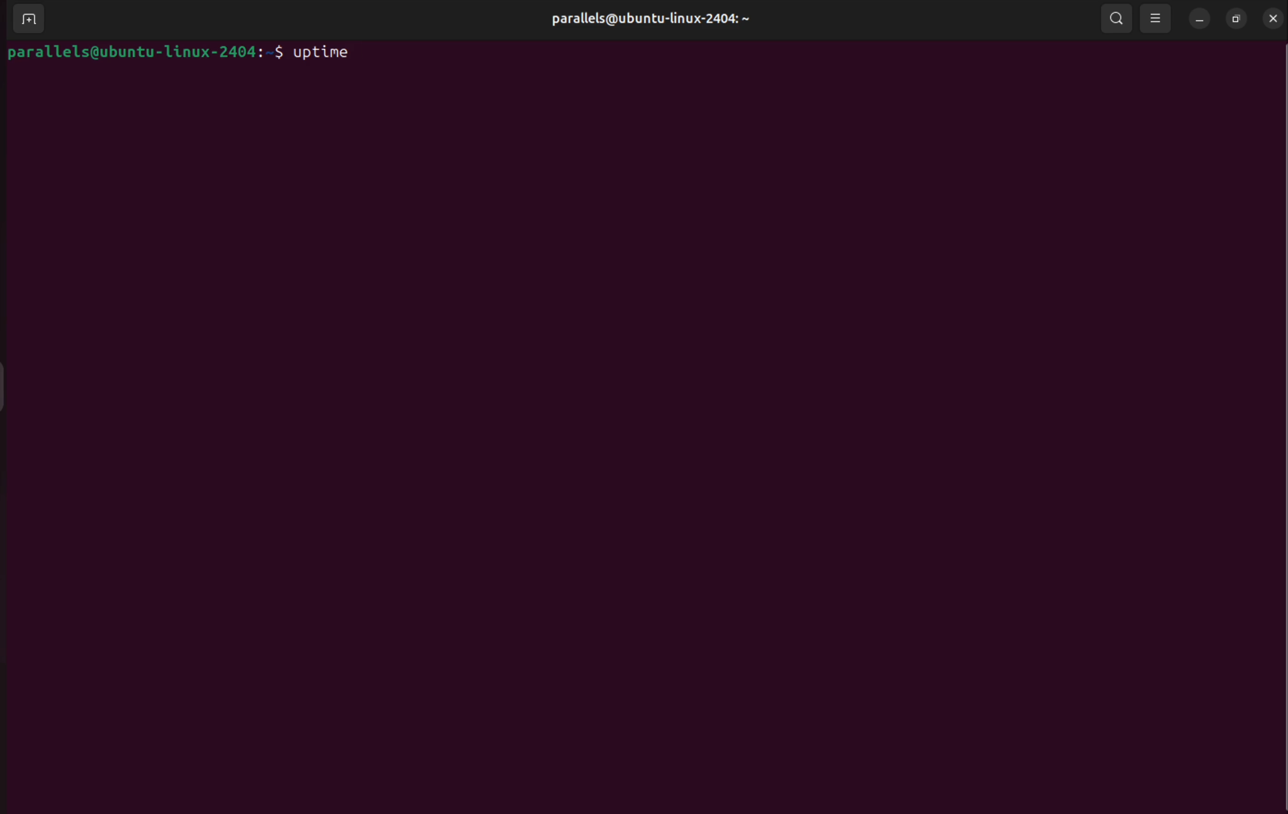 This screenshot has width=1288, height=814. What do you see at coordinates (1156, 17) in the screenshot?
I see `view options` at bounding box center [1156, 17].